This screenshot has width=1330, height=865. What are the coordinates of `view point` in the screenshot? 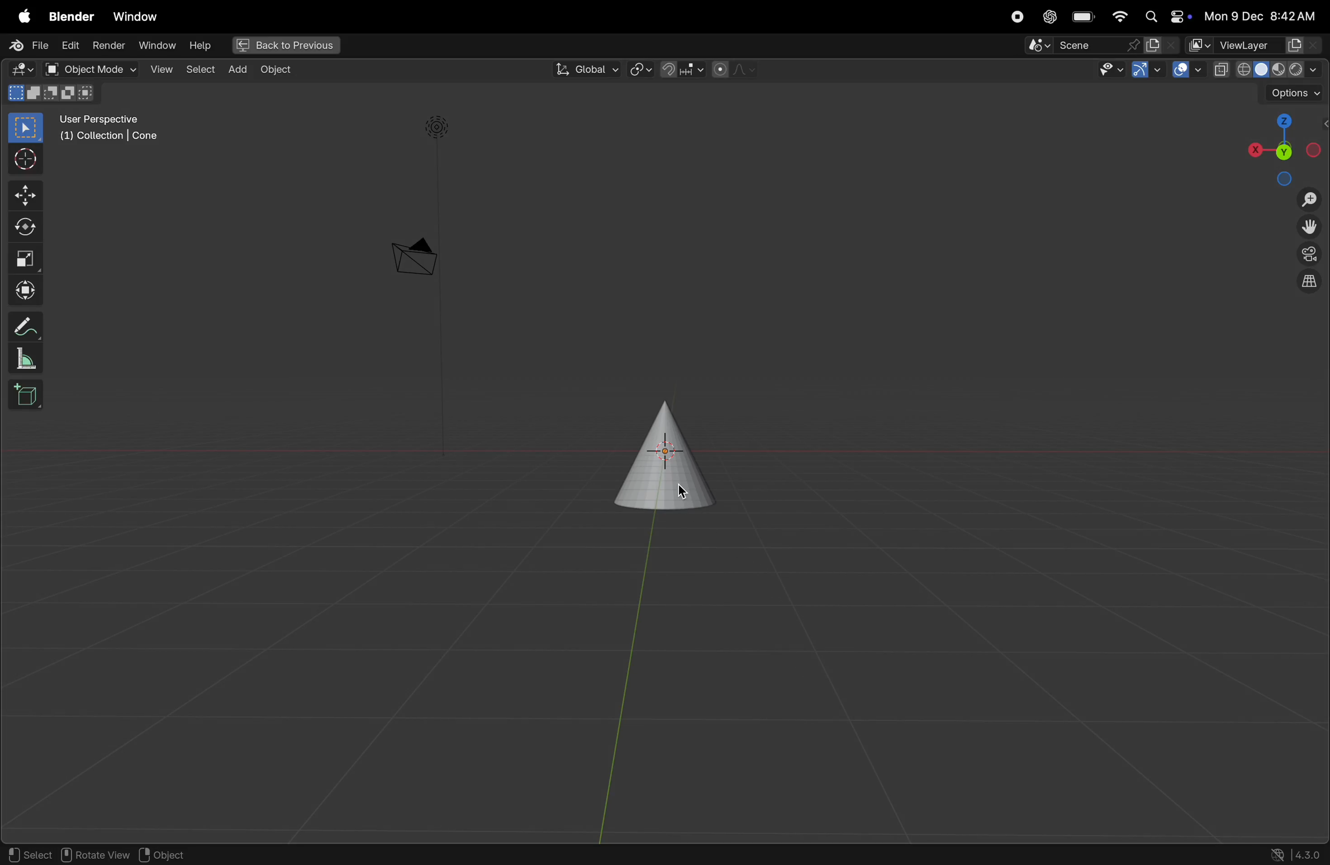 It's located at (1279, 146).